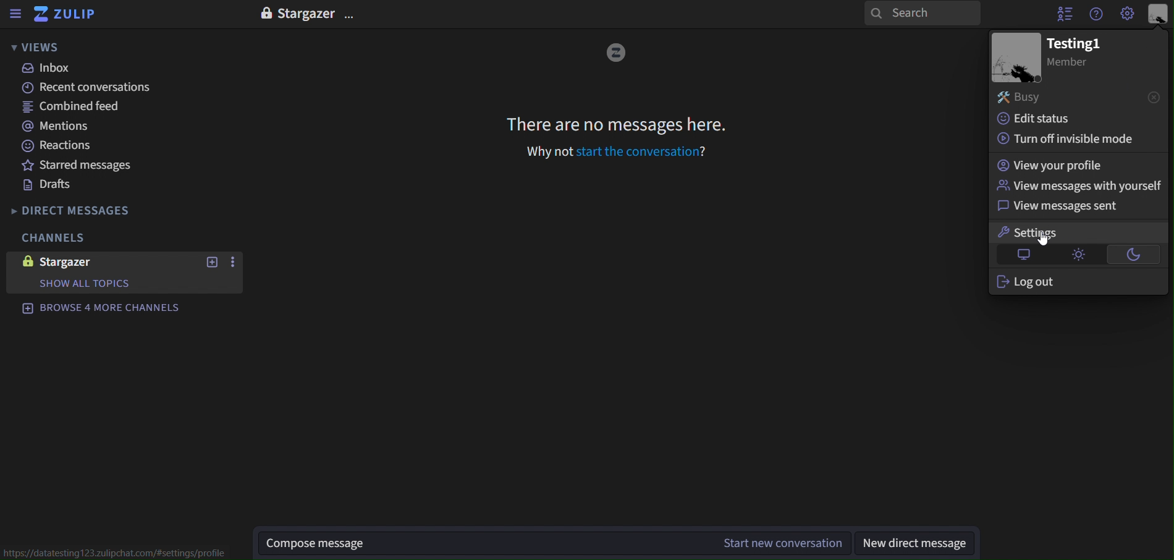 The height and width of the screenshot is (560, 1174). I want to click on sidebar, so click(15, 15).